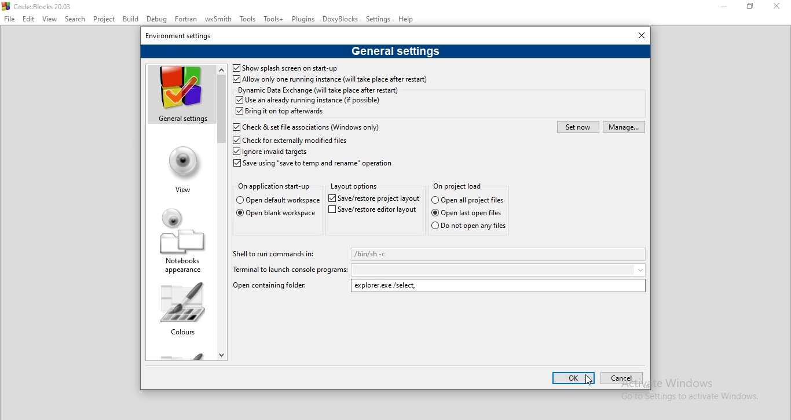 The width and height of the screenshot is (791, 420). Describe the element at coordinates (468, 226) in the screenshot. I see `Do not open any files` at that location.